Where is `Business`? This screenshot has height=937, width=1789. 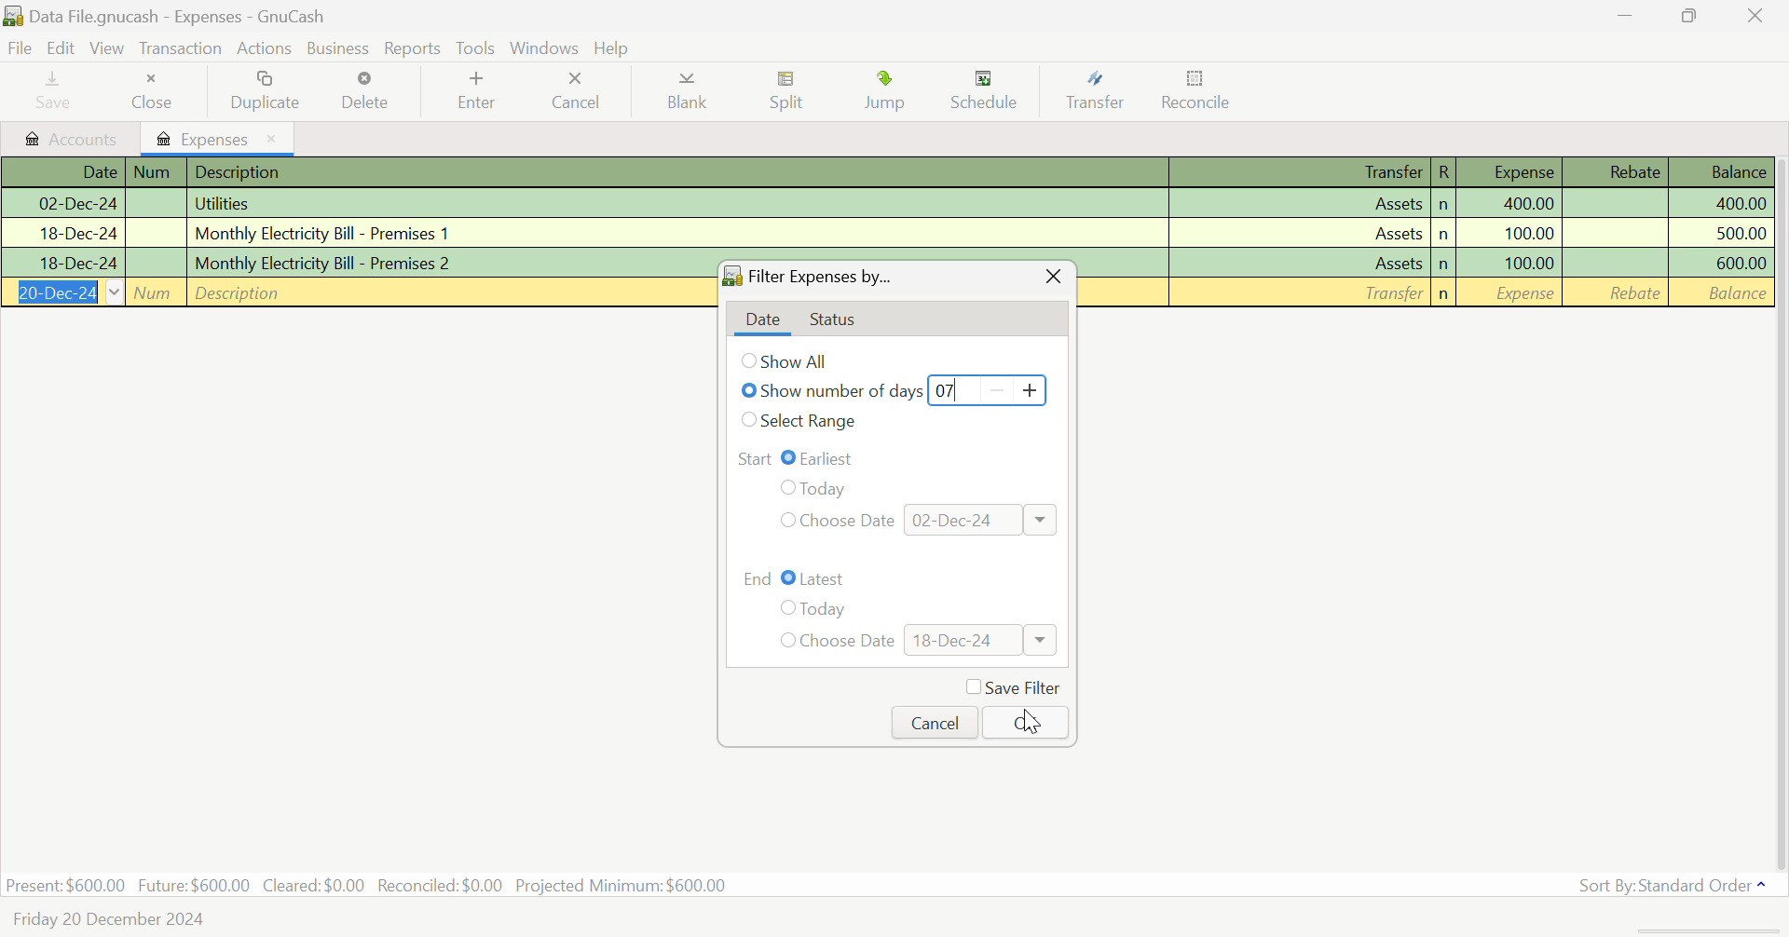
Business is located at coordinates (339, 48).